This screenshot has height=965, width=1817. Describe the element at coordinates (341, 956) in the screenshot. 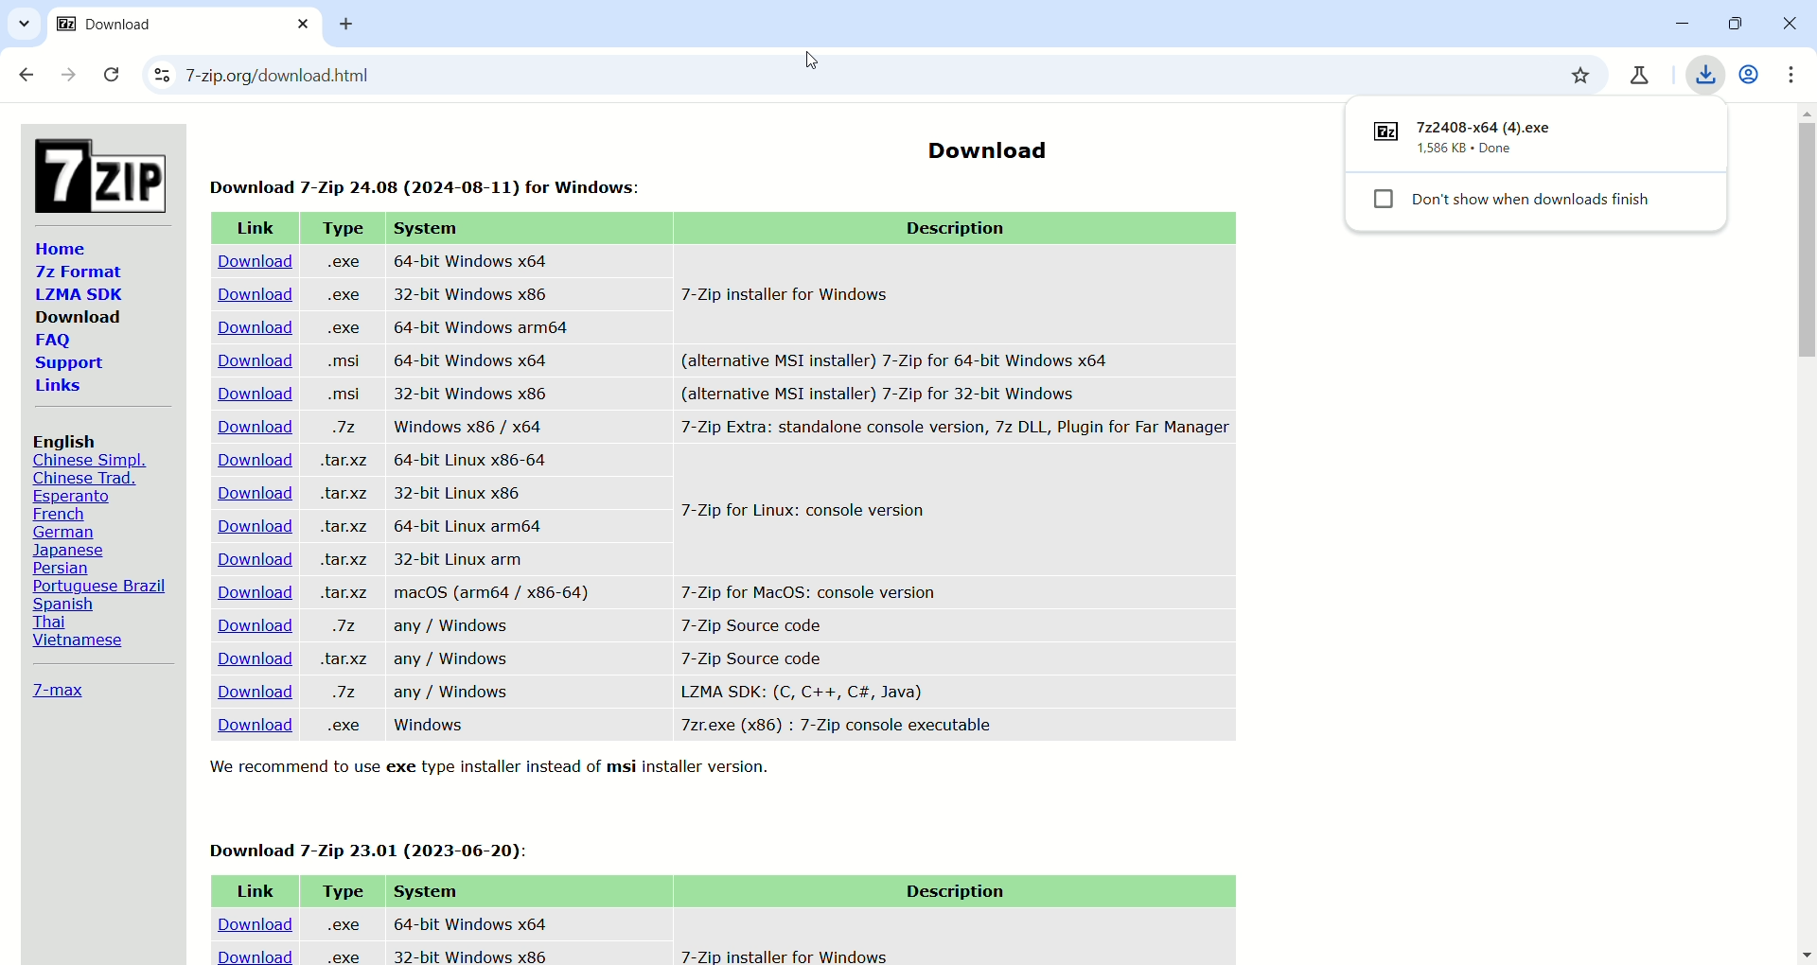

I see `.exe` at that location.